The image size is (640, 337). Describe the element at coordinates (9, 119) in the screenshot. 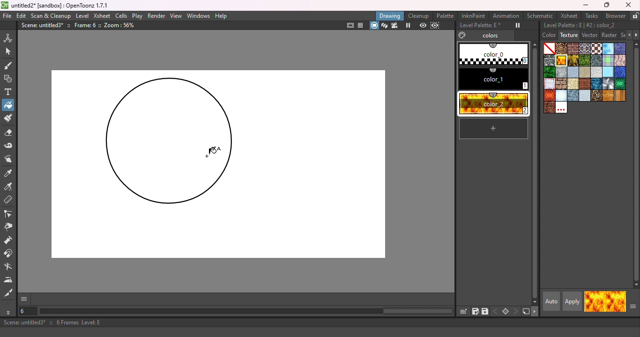

I see `Paint Brush tool` at that location.